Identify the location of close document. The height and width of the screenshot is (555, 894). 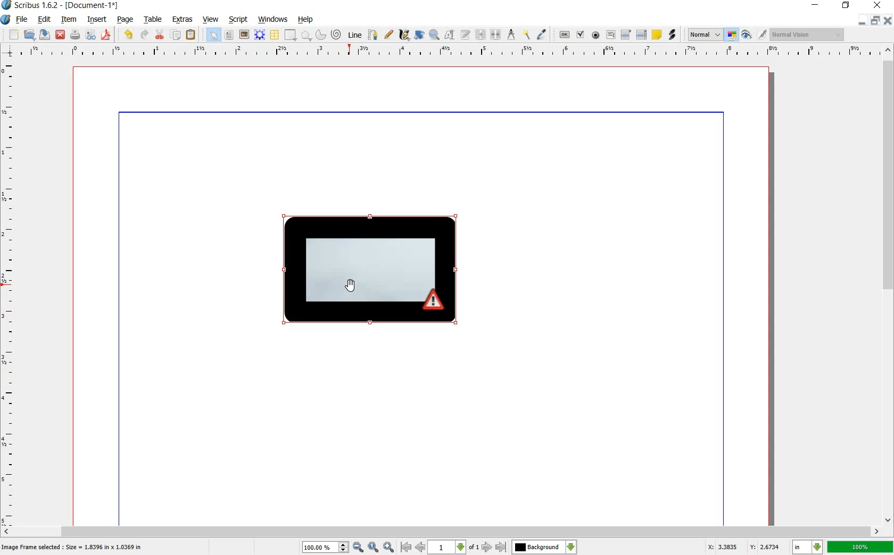
(889, 19).